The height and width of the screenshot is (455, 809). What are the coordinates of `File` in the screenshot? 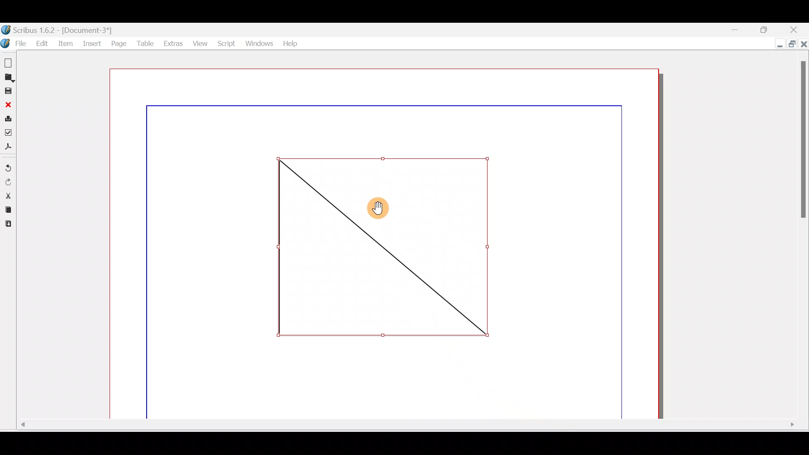 It's located at (13, 43).